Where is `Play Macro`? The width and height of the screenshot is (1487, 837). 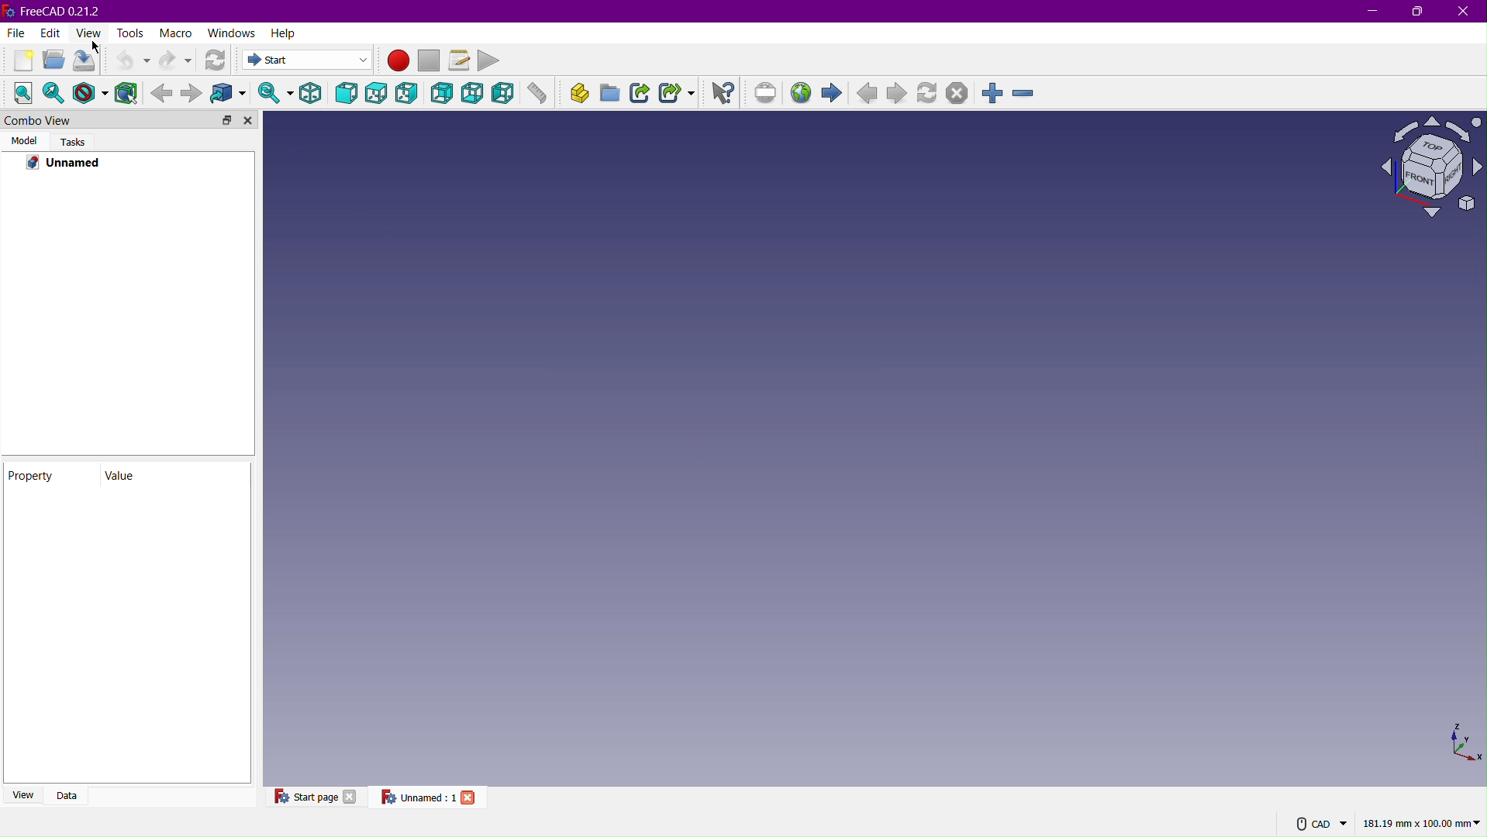
Play Macro is located at coordinates (497, 61).